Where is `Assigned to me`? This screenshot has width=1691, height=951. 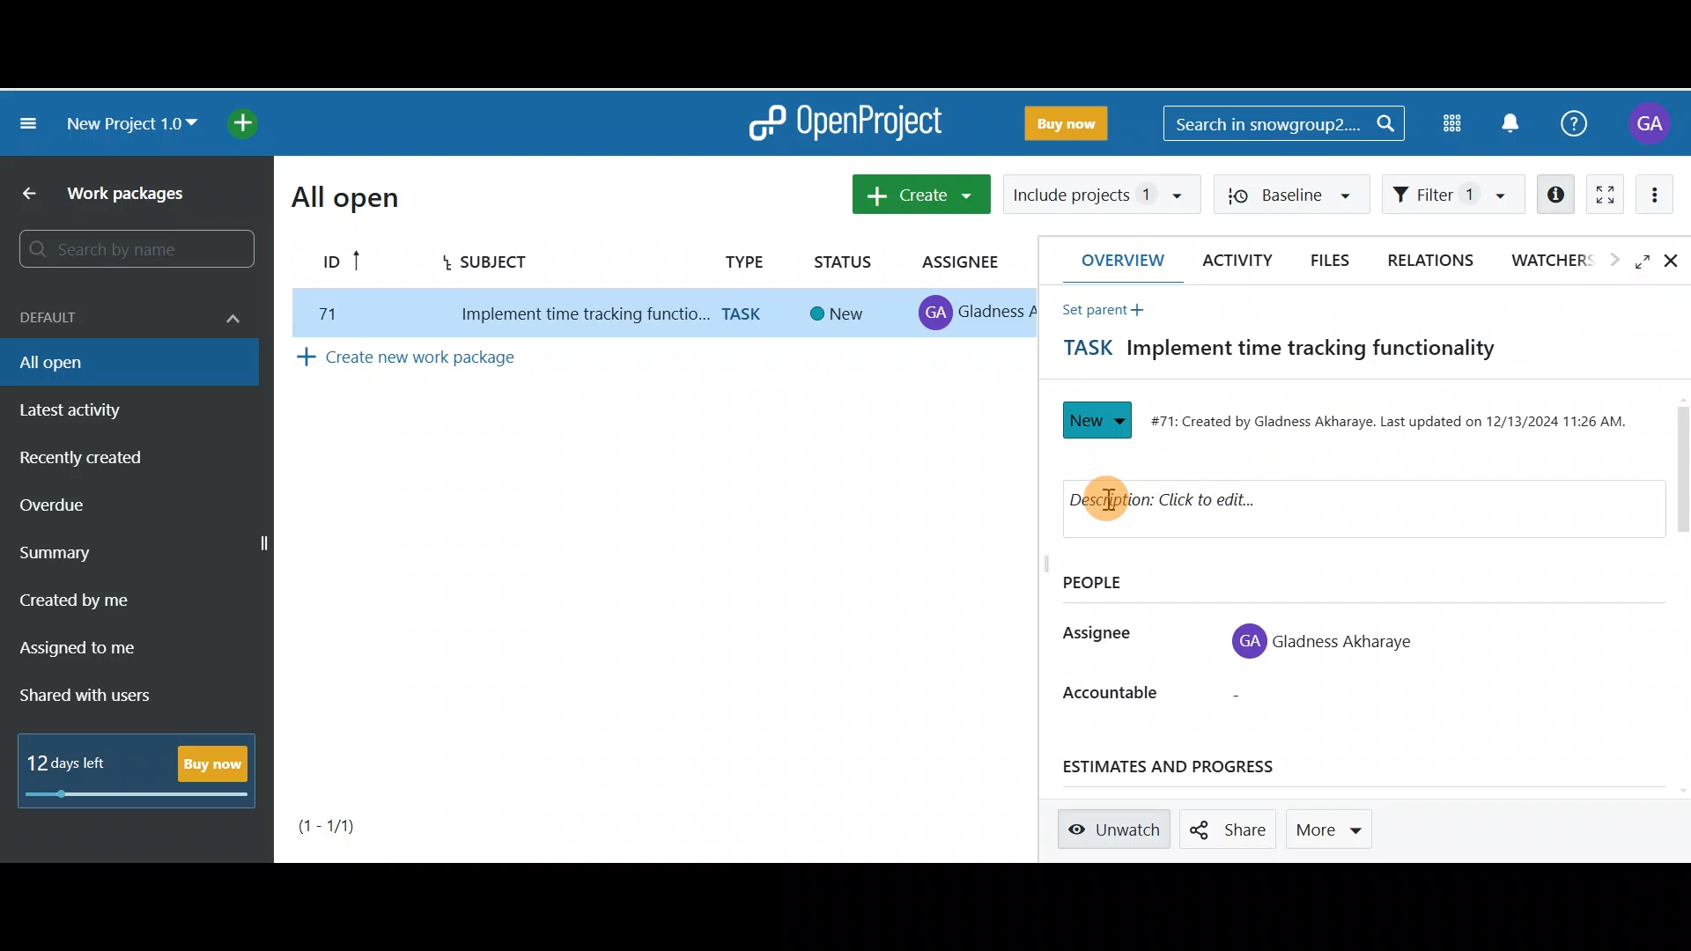 Assigned to me is located at coordinates (85, 646).